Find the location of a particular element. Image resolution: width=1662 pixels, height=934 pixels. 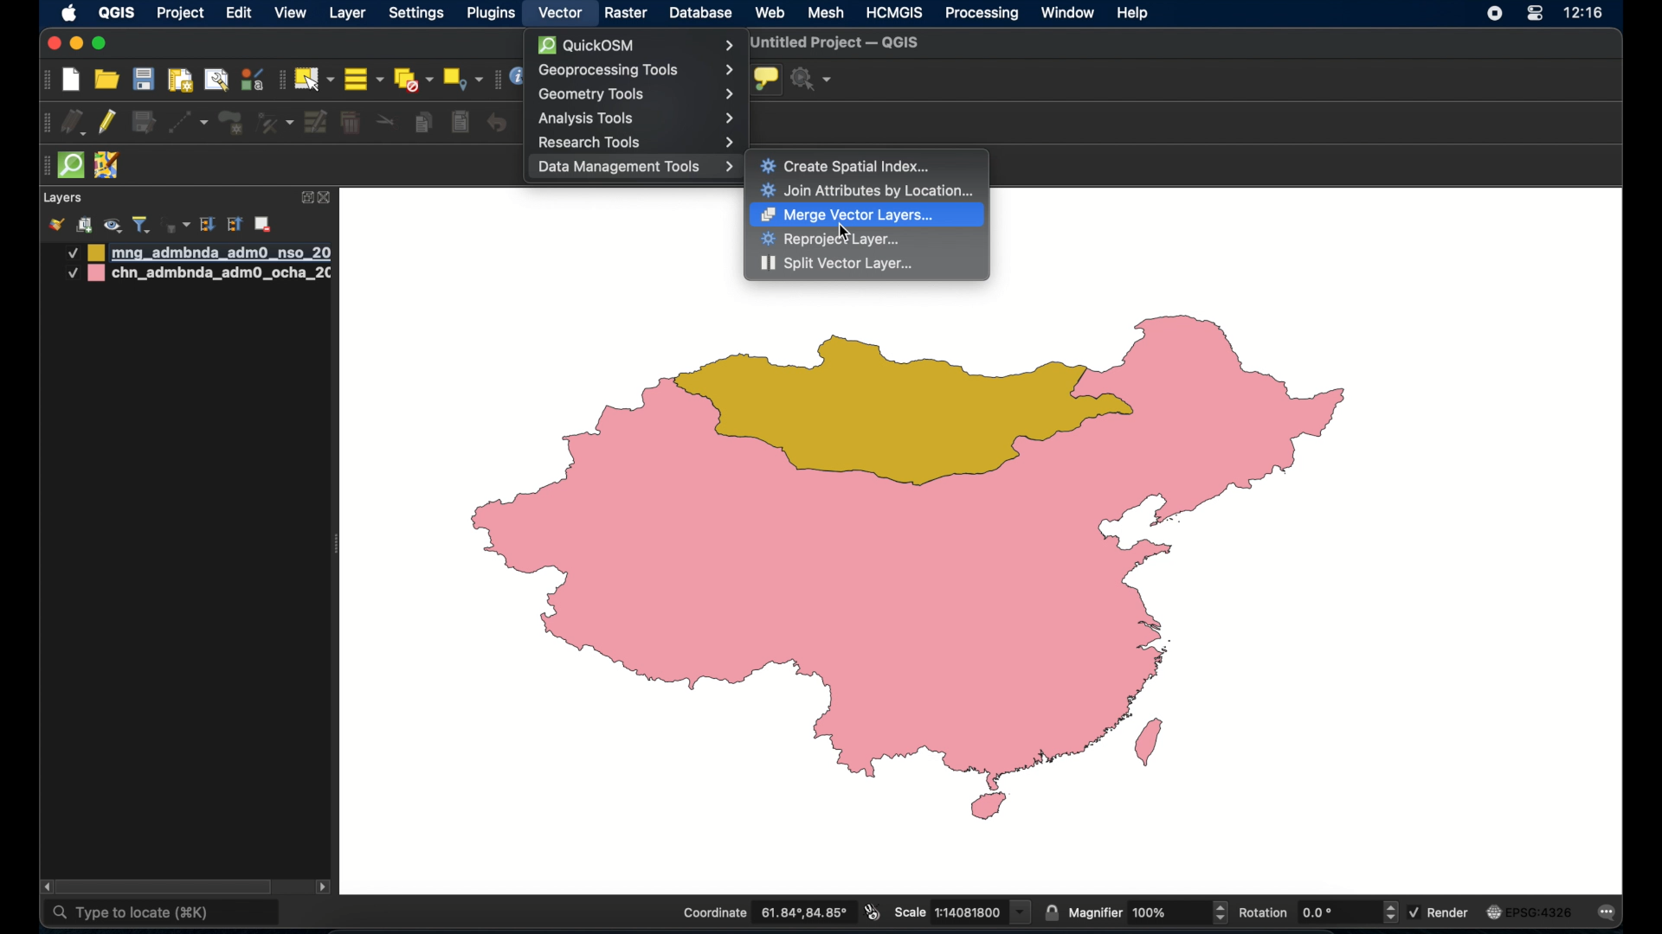

scroll box is located at coordinates (171, 886).